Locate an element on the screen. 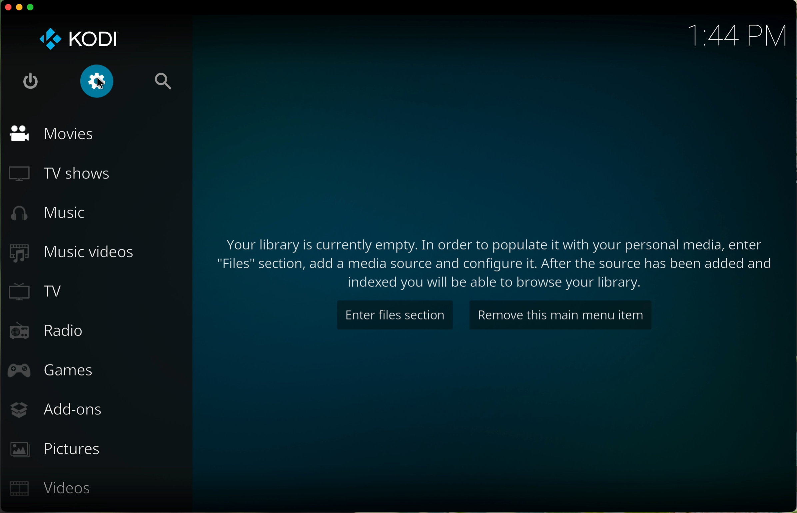 The height and width of the screenshot is (513, 797). enter files section button is located at coordinates (394, 315).